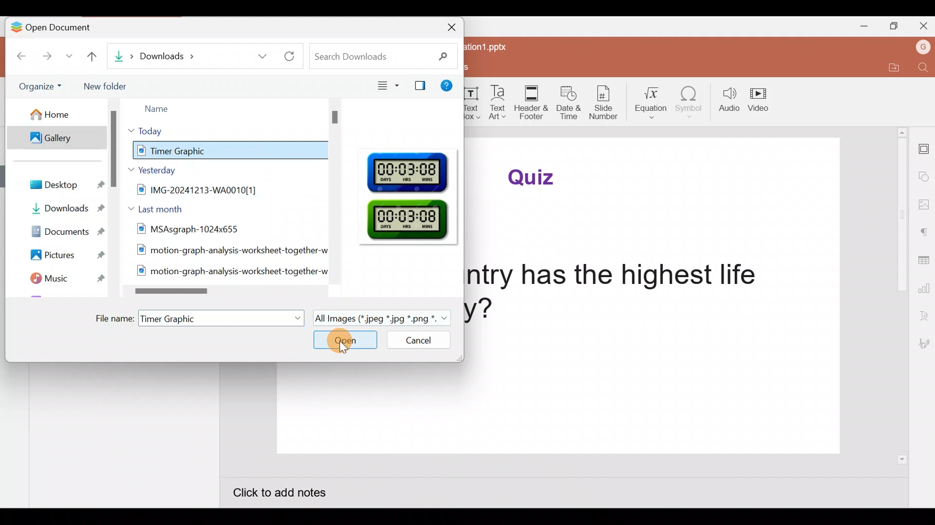 This screenshot has width=935, height=525. Describe the element at coordinates (188, 107) in the screenshot. I see `Name` at that location.